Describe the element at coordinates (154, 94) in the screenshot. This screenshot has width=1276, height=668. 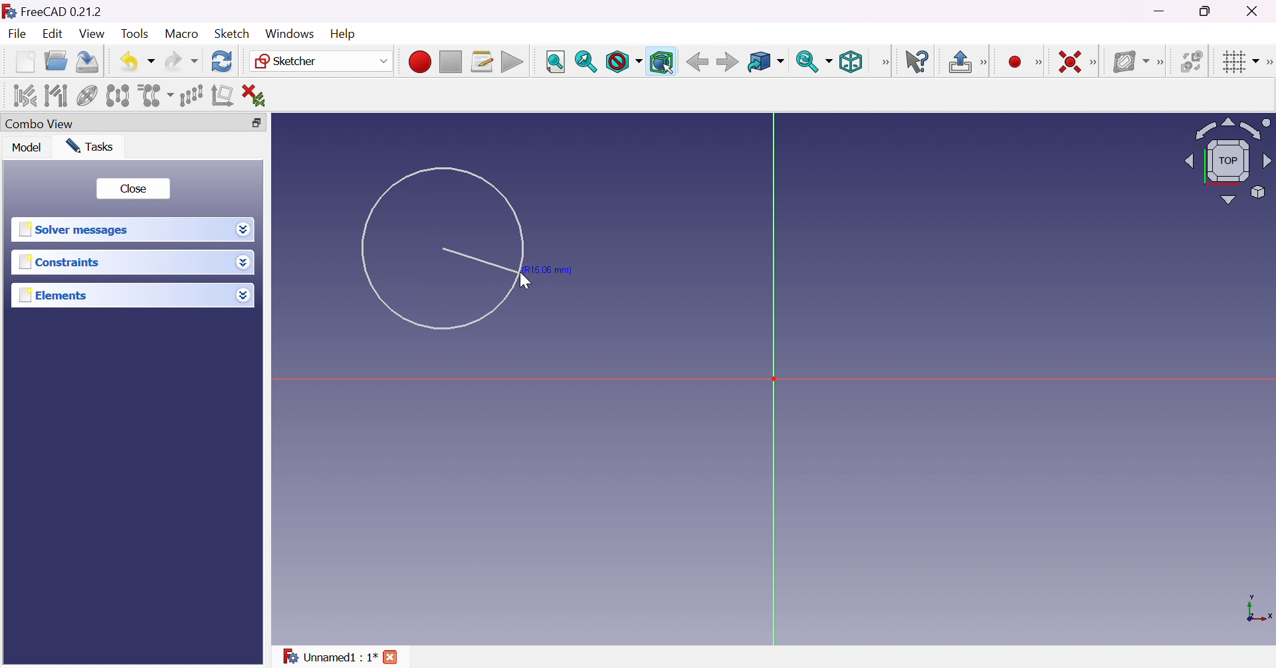
I see `Clone` at that location.